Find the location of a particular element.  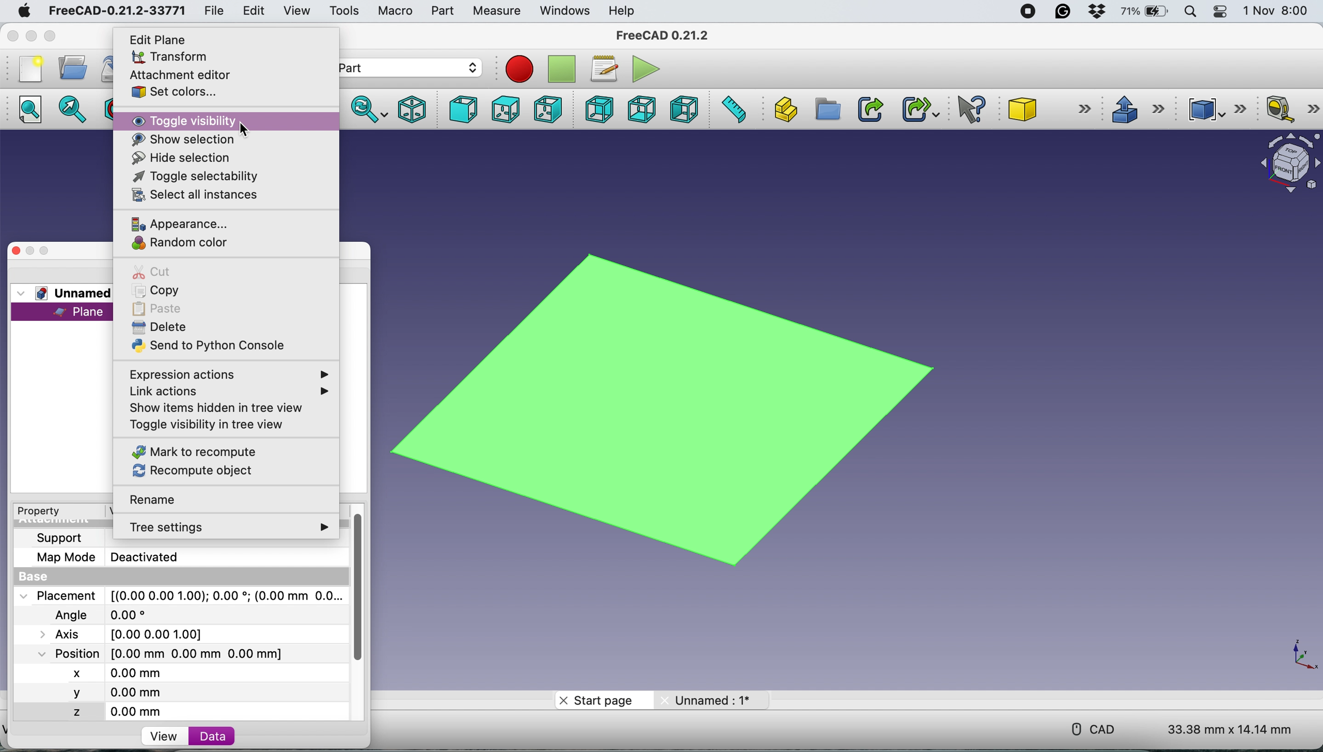

cut is located at coordinates (159, 273).